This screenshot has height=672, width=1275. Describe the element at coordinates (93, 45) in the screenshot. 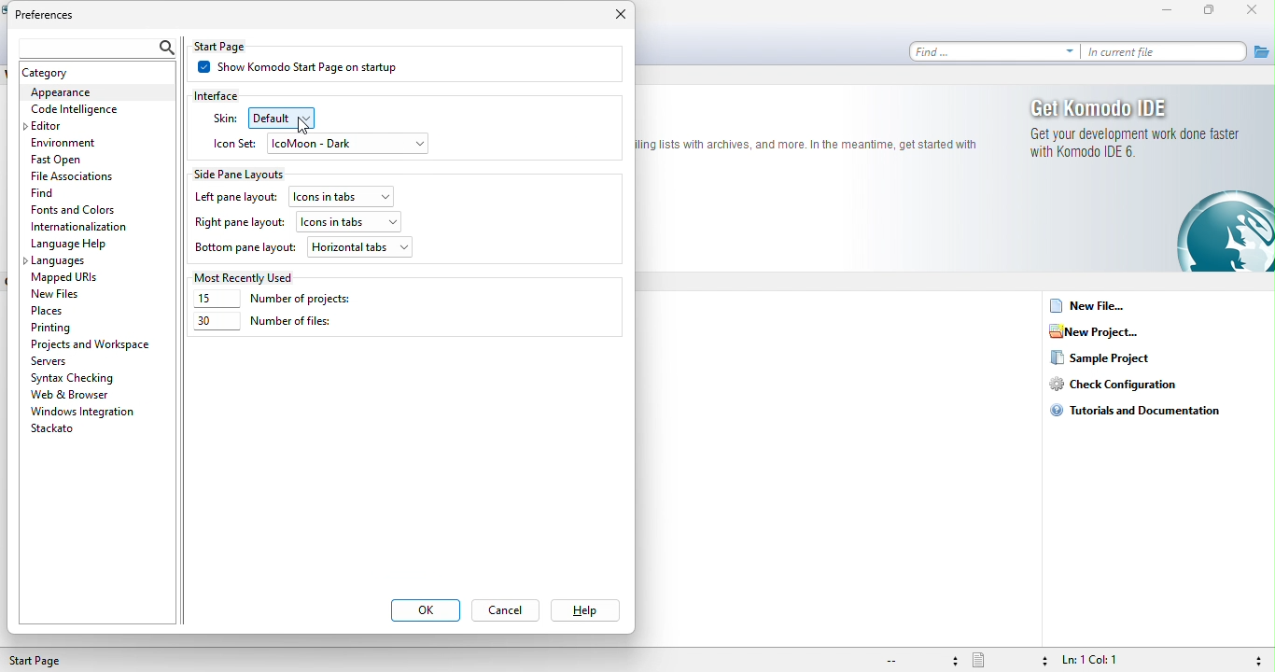

I see `search bar` at that location.